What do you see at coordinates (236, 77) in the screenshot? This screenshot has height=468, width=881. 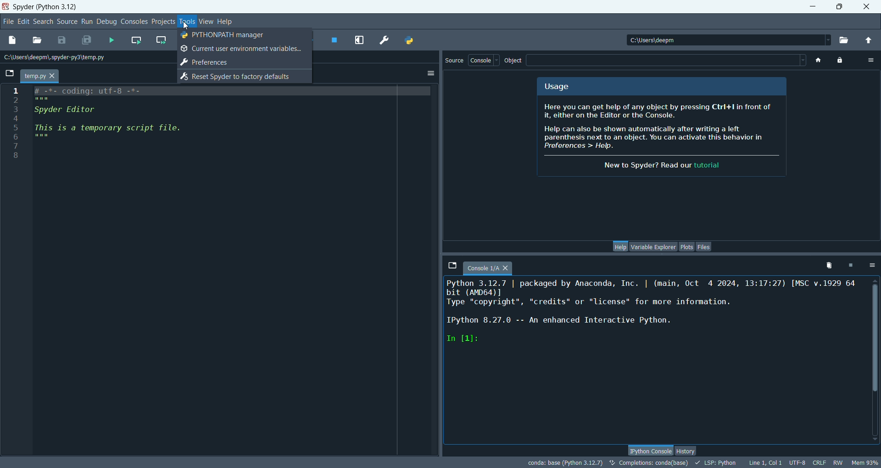 I see `reset spyder to factory defaults` at bounding box center [236, 77].